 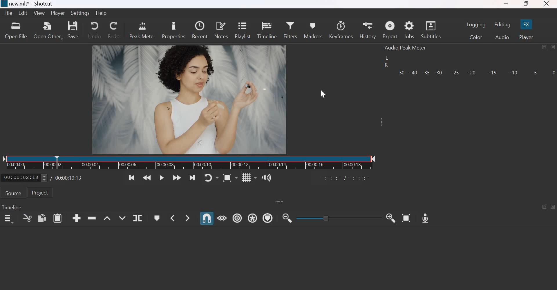 I want to click on maximize, so click(x=545, y=47).